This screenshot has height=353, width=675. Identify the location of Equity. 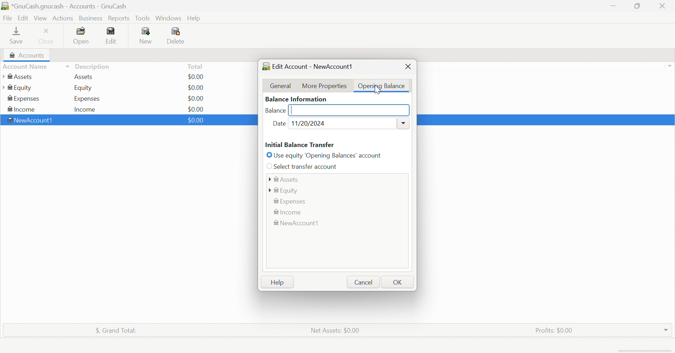
(285, 190).